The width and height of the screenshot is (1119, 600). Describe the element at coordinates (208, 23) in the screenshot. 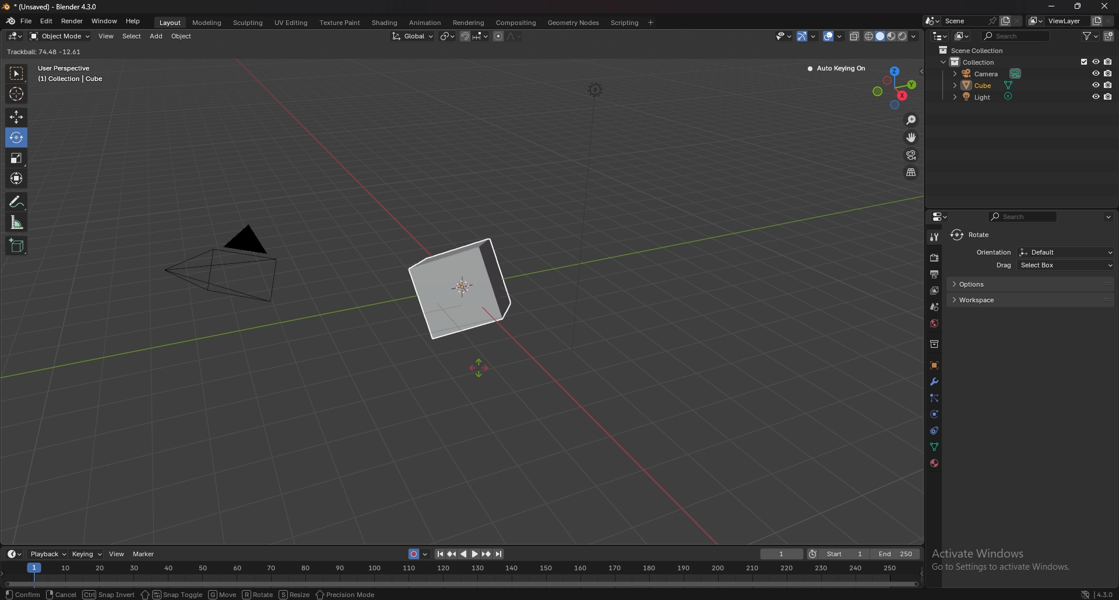

I see `modeling` at that location.